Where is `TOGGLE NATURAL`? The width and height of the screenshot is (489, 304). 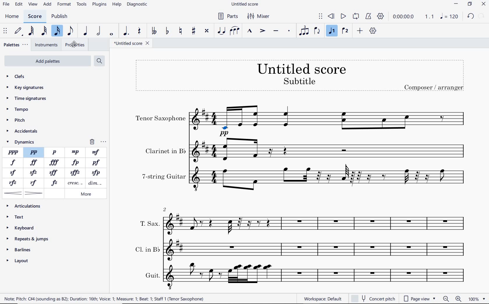
TOGGLE NATURAL is located at coordinates (180, 31).